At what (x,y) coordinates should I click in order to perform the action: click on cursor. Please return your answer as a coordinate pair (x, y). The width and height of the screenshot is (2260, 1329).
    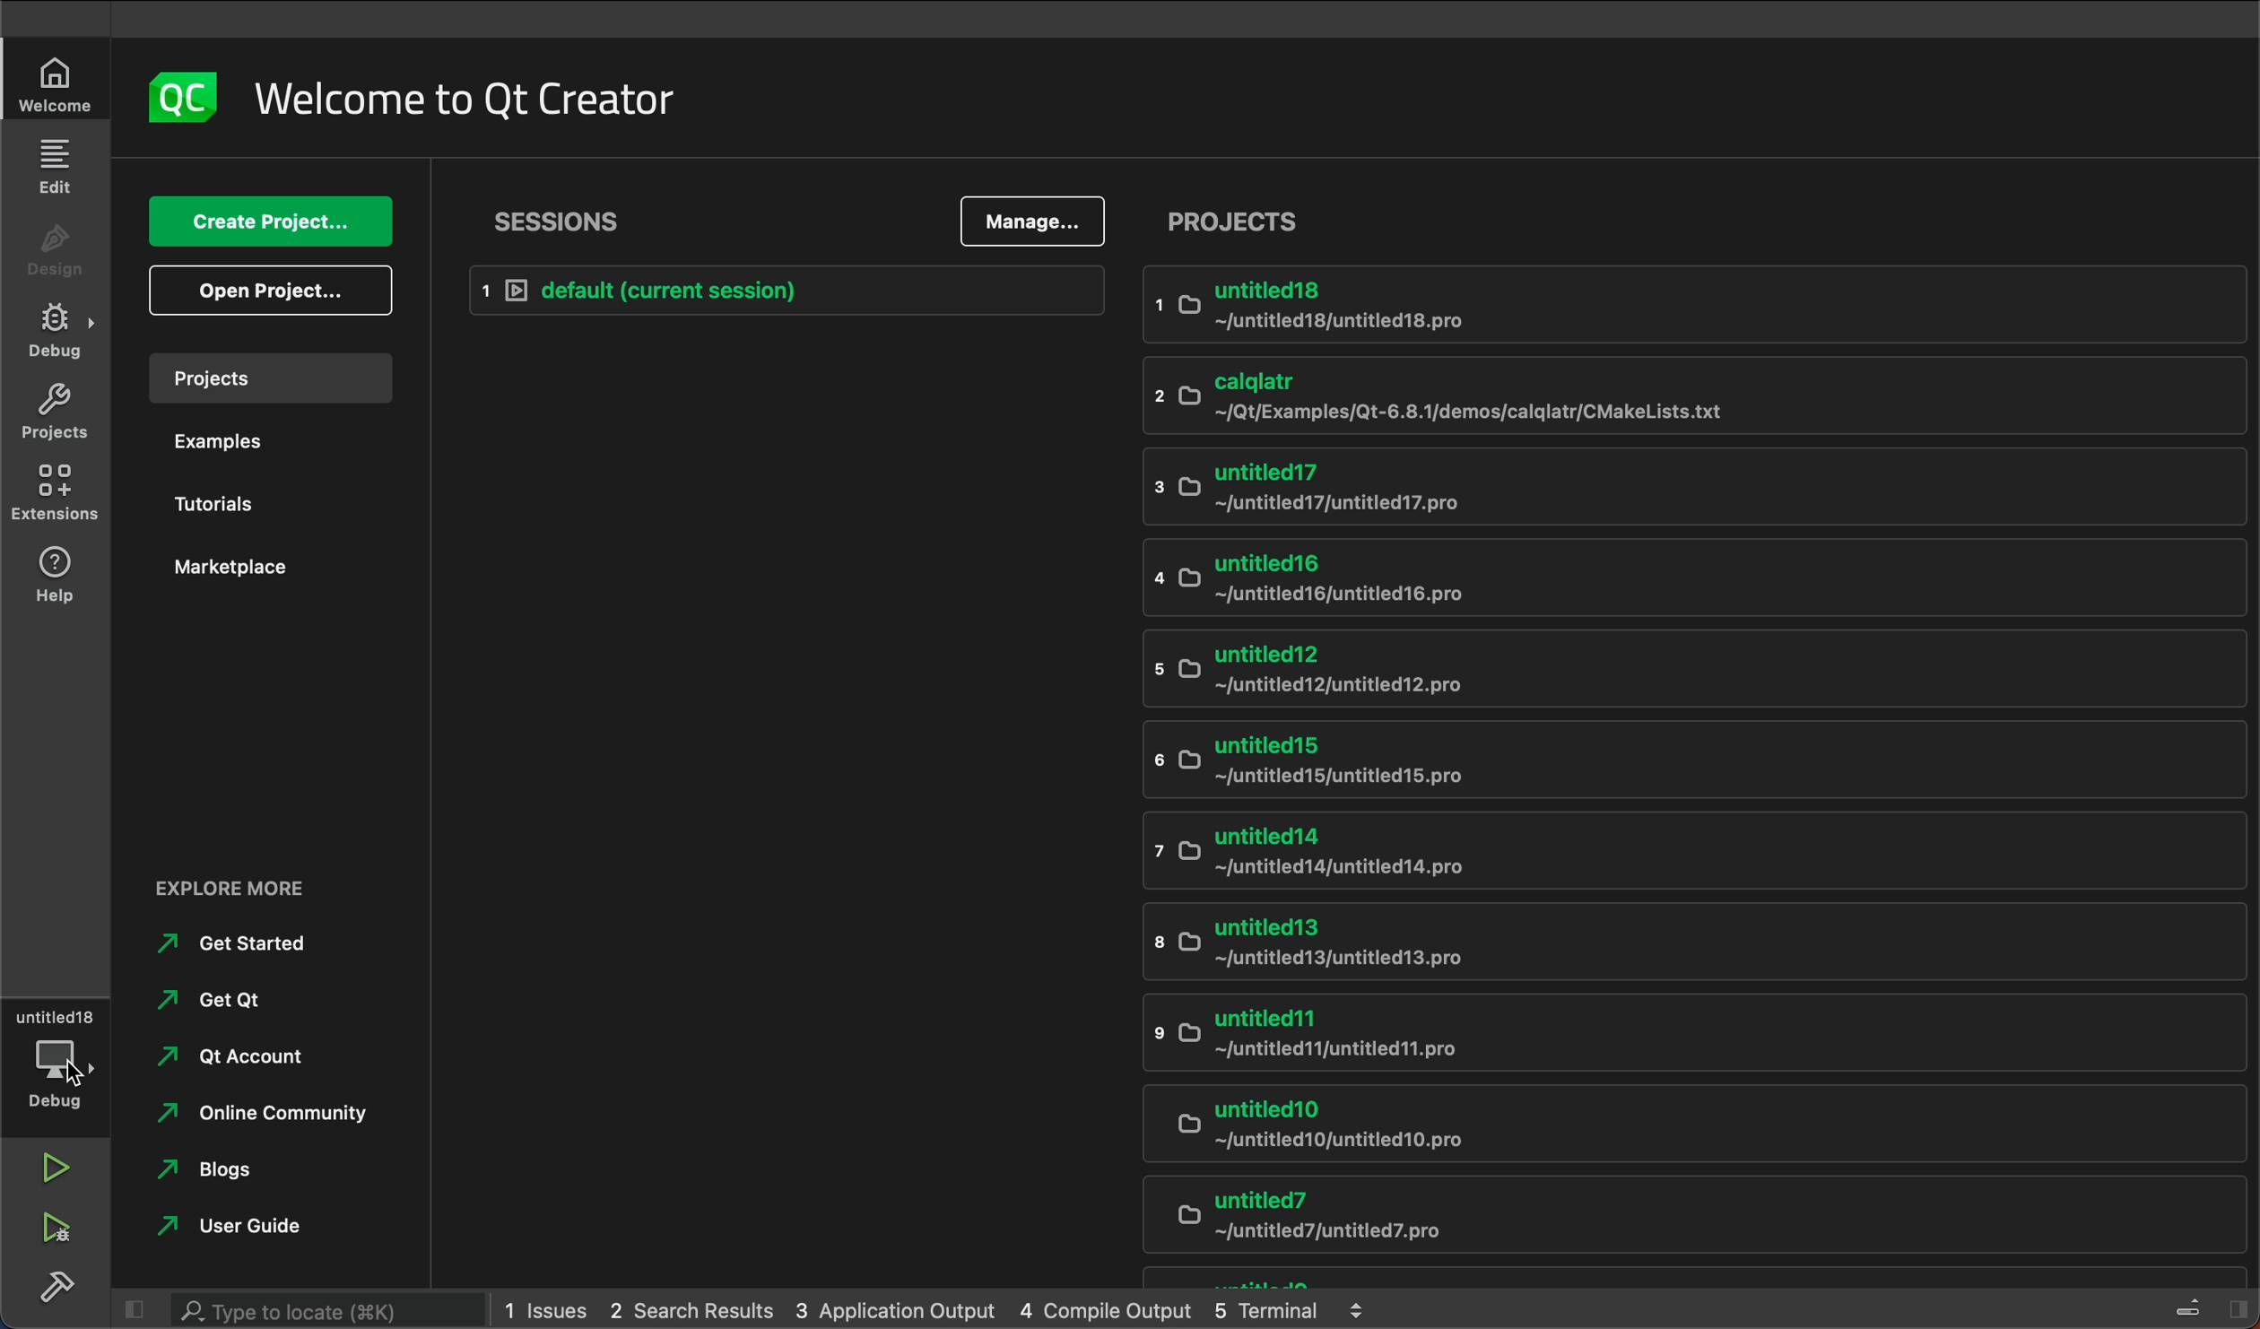
    Looking at the image, I should click on (77, 1076).